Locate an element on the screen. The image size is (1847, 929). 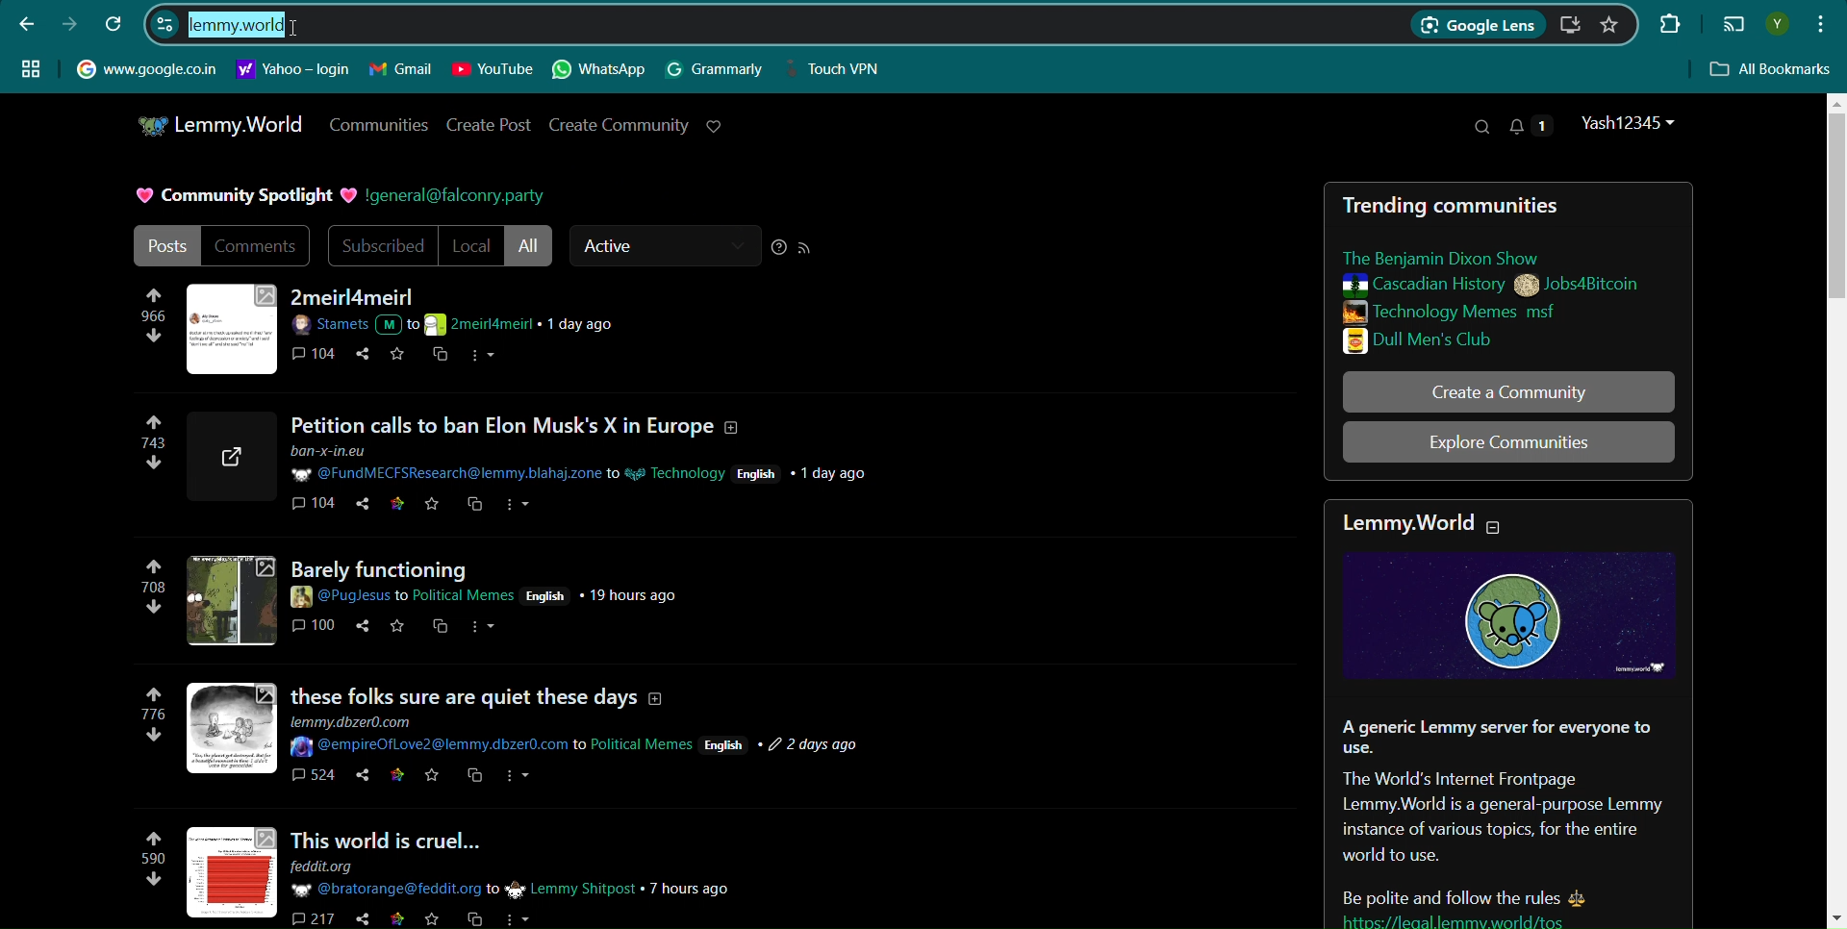
Search is located at coordinates (1480, 127).